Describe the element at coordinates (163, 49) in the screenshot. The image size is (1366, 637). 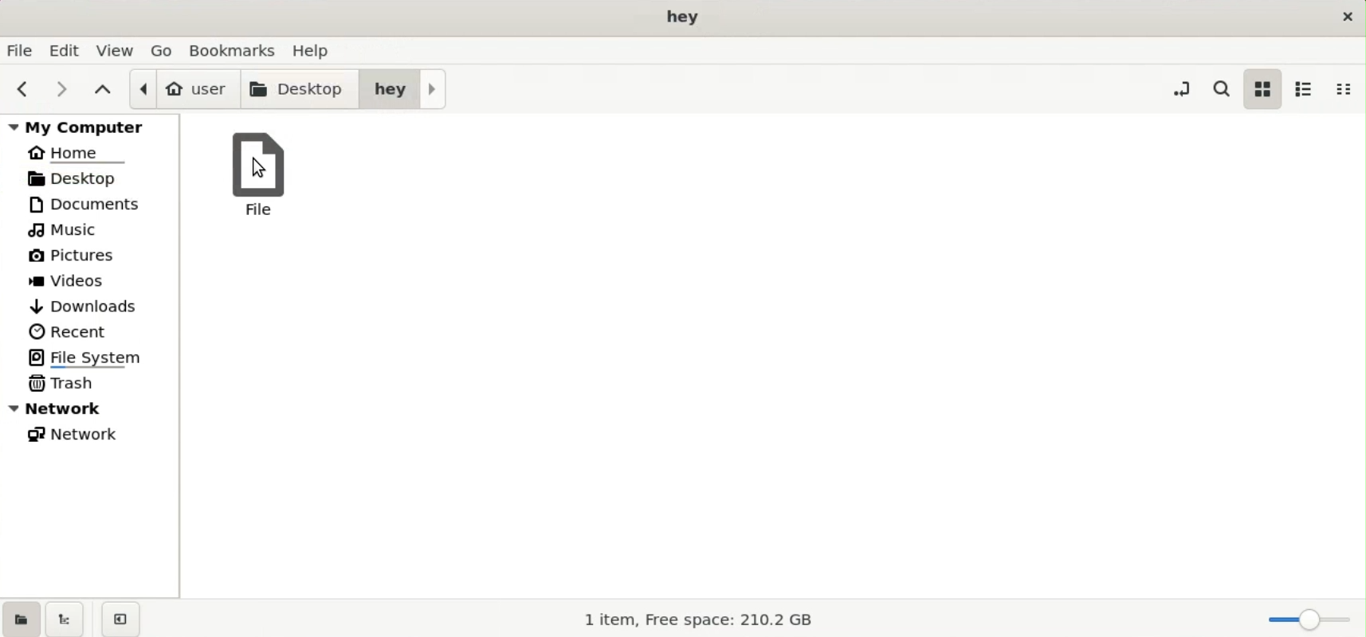
I see `go` at that location.